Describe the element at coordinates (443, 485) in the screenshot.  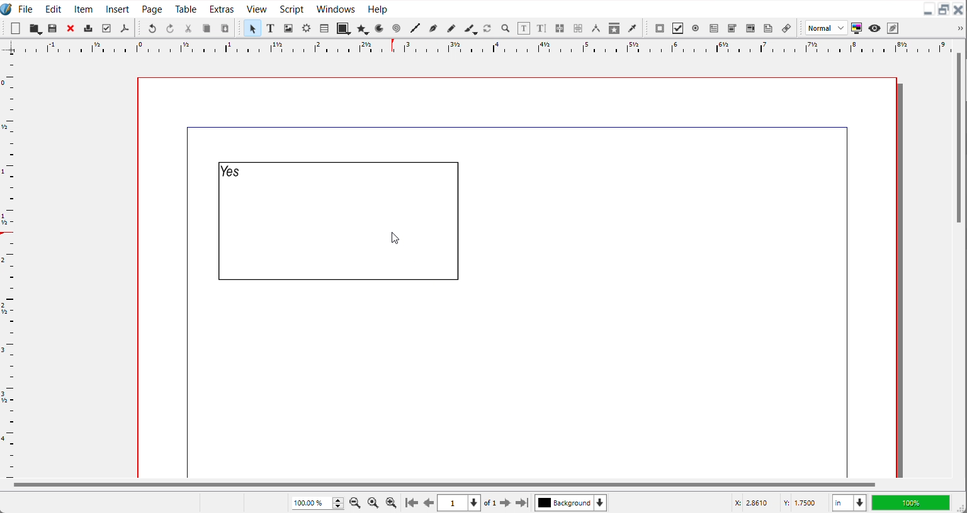
I see `Horizontal Scroll bar` at that location.